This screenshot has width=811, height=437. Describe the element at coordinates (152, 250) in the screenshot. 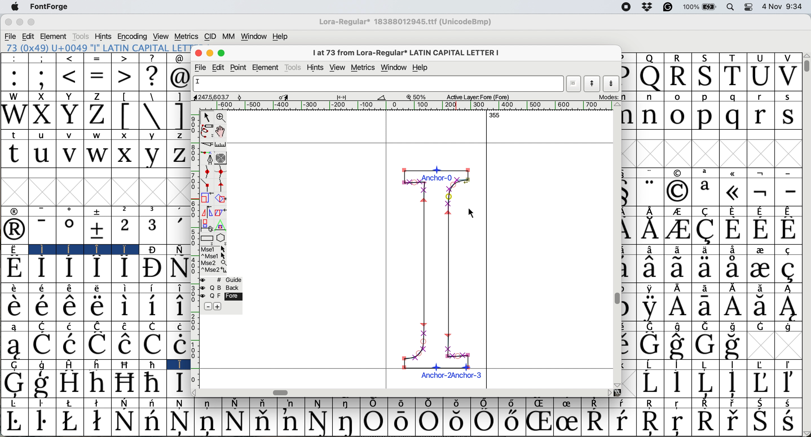

I see `Symbol` at that location.